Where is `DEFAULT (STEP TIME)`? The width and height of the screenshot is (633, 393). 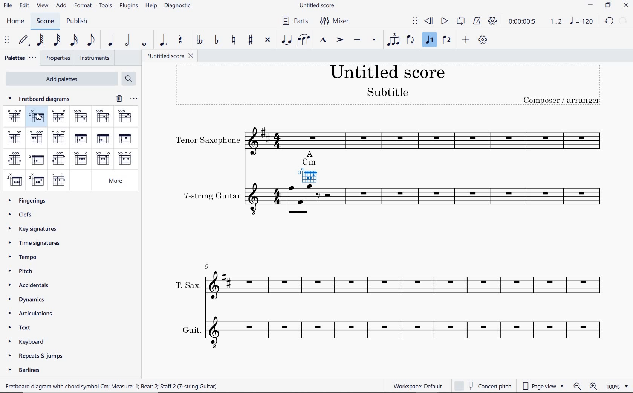
DEFAULT (STEP TIME) is located at coordinates (24, 41).